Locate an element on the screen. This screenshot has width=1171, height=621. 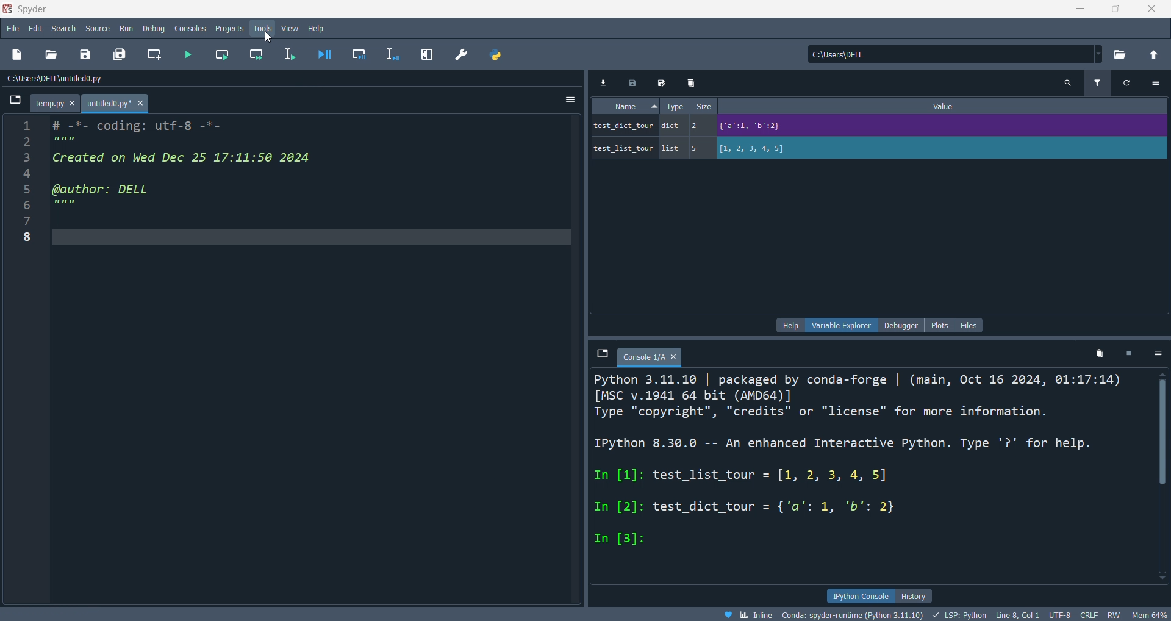
RW is located at coordinates (1117, 614).